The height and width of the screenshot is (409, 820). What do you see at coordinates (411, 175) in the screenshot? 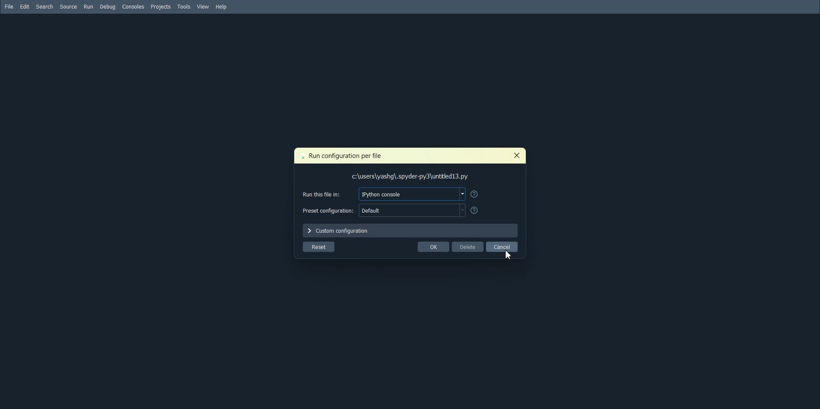
I see `File path address` at bounding box center [411, 175].